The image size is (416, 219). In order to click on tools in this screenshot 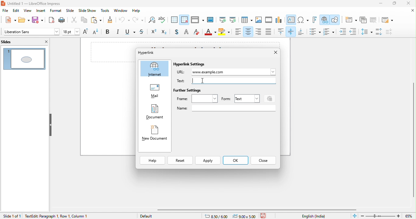, I will do `click(104, 11)`.